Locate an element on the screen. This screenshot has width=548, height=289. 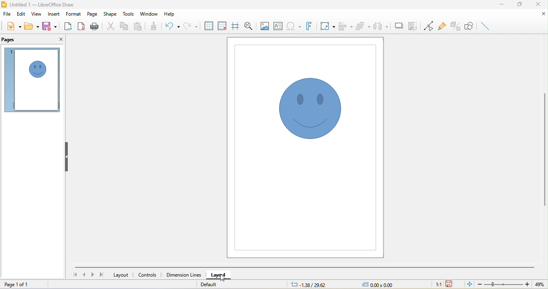
arrange is located at coordinates (363, 26).